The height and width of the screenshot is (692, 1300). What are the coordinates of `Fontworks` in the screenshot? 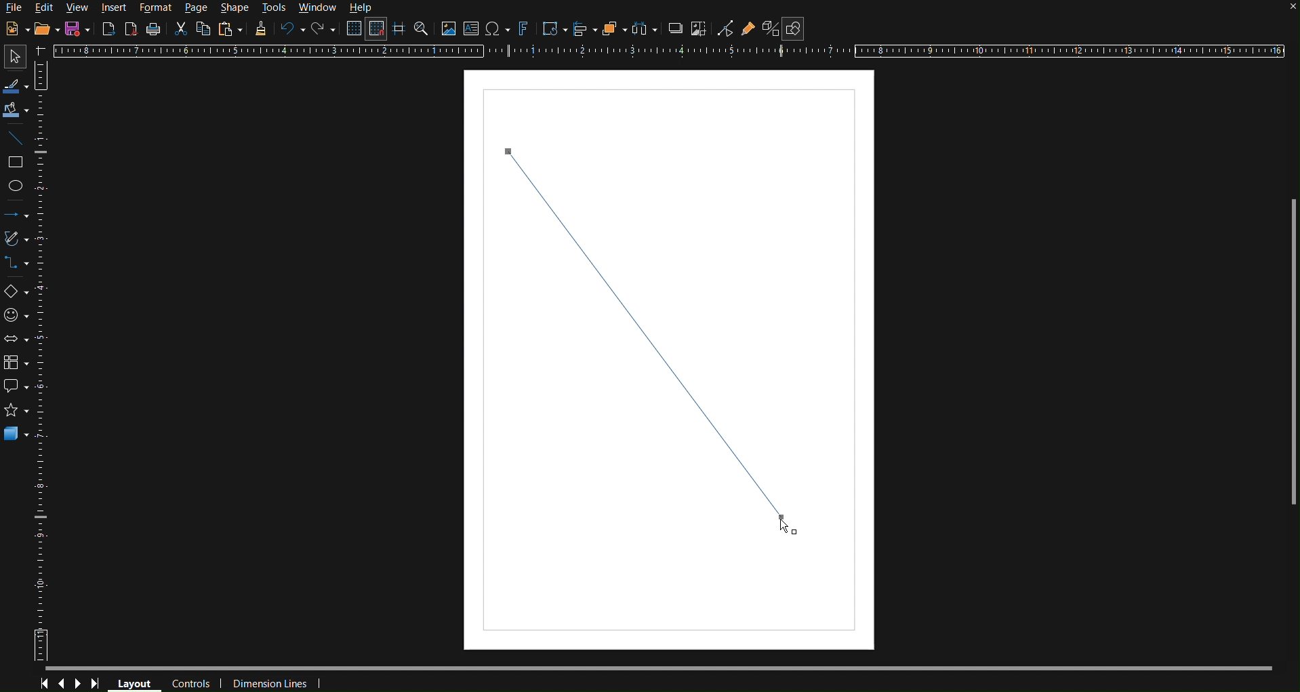 It's located at (525, 28).